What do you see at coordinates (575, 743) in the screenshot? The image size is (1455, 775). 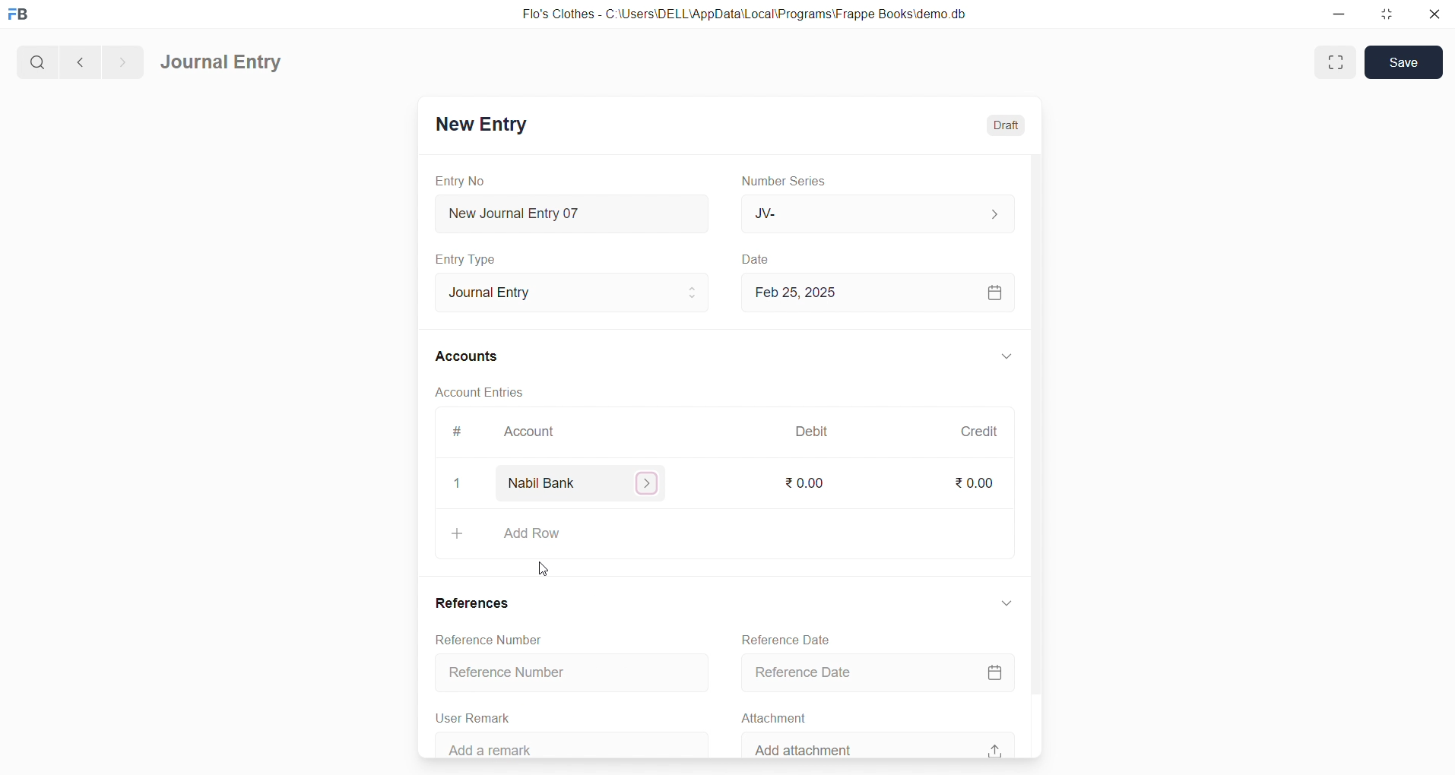 I see `‘Add a remark` at bounding box center [575, 743].